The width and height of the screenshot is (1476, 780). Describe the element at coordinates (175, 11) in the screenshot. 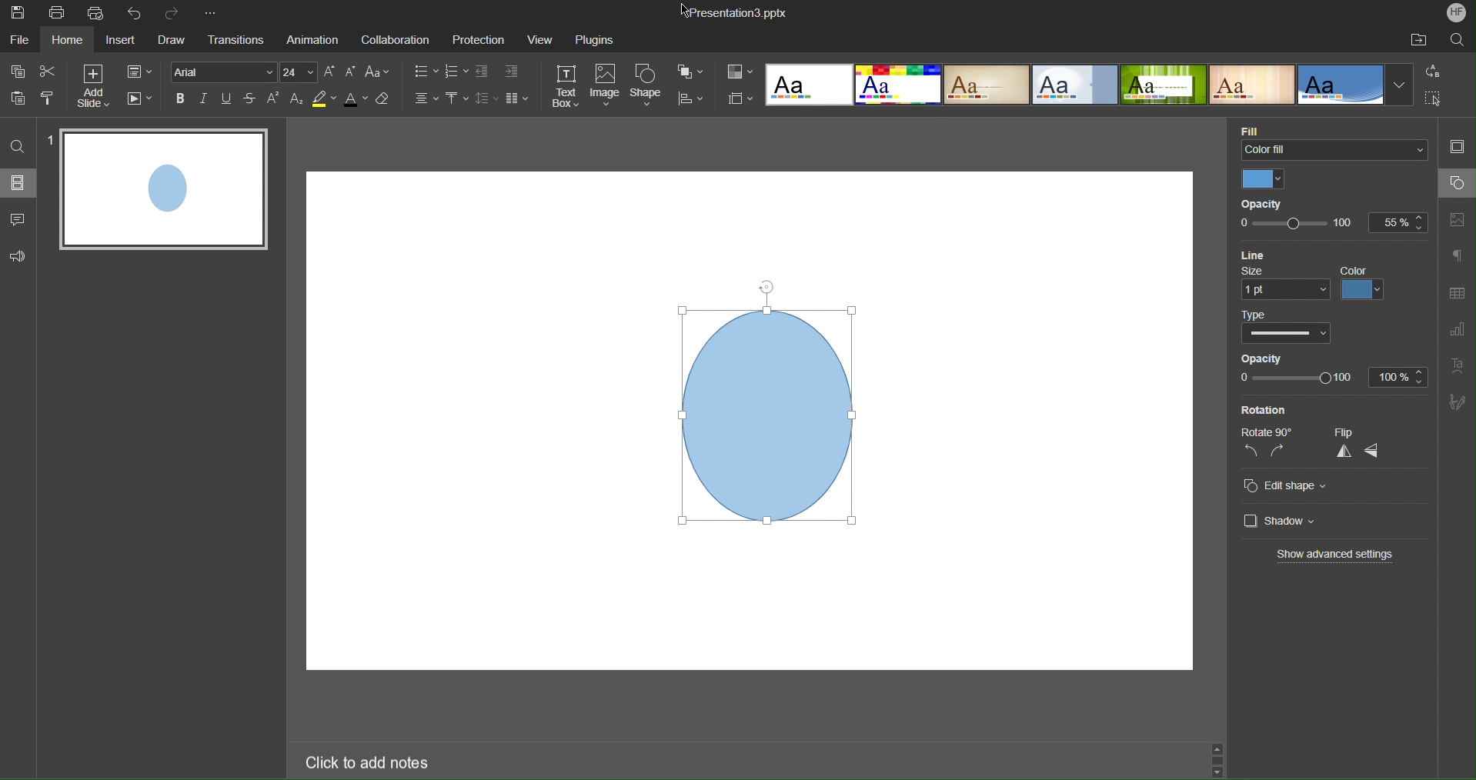

I see `Redo` at that location.